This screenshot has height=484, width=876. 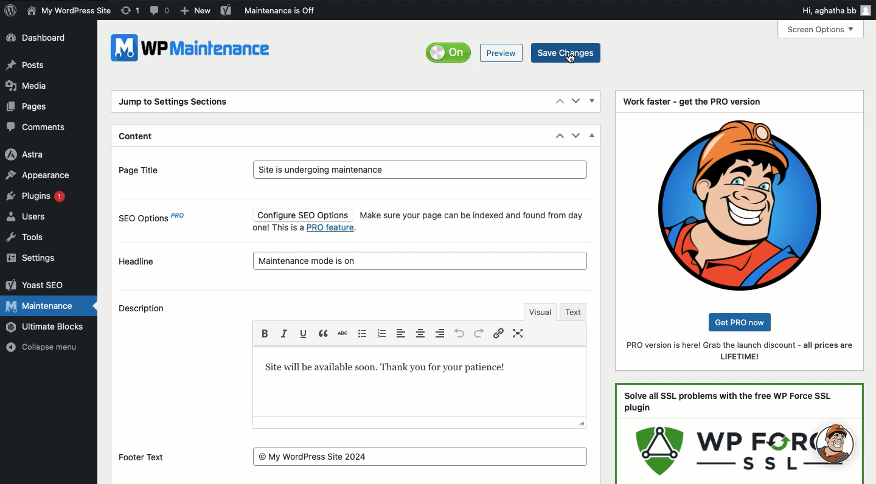 I want to click on Comments, so click(x=38, y=127).